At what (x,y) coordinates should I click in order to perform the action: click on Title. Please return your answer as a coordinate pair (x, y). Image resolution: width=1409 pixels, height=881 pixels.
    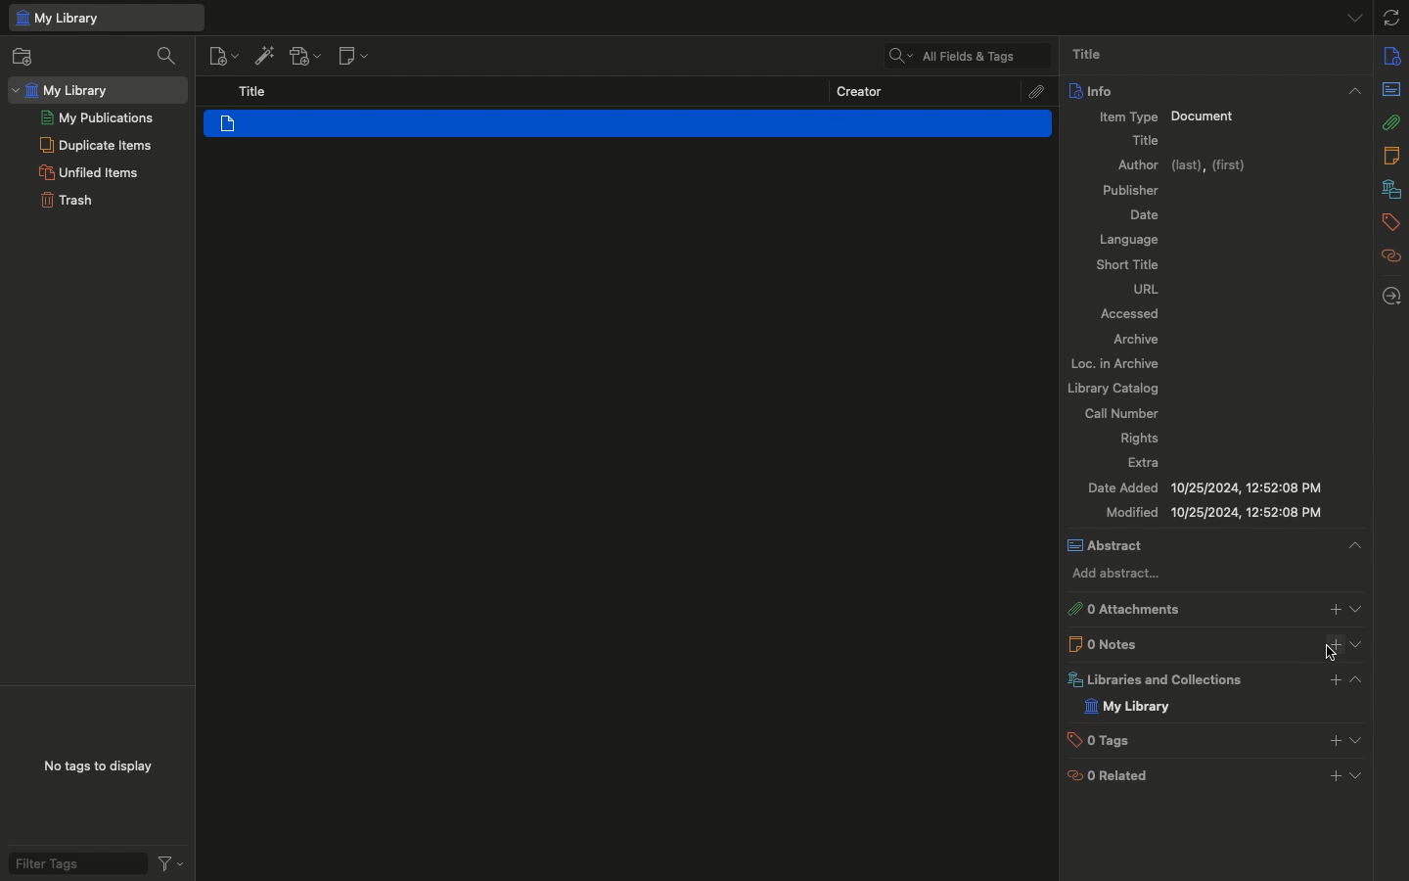
    Looking at the image, I should click on (1148, 140).